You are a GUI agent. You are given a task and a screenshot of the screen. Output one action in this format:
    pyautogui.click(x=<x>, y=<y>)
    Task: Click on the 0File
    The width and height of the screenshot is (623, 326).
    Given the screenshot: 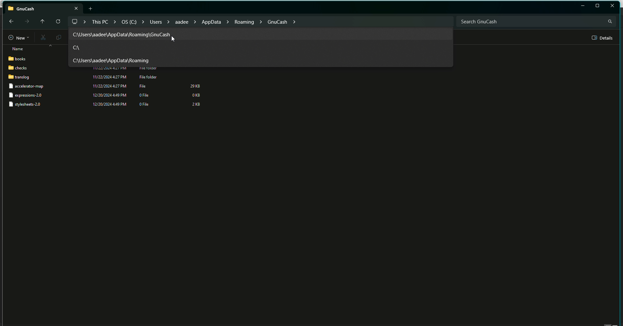 What is the action you would take?
    pyautogui.click(x=146, y=101)
    